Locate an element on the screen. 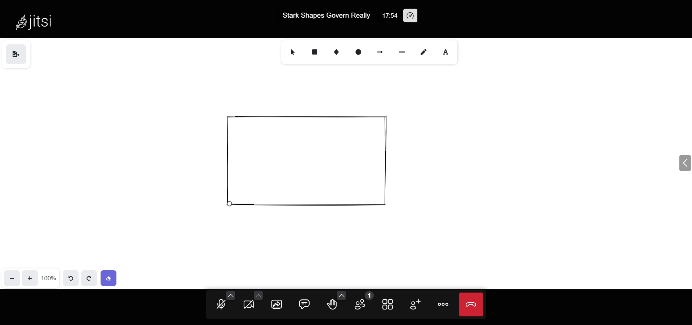 This screenshot has height=325, width=692. Jitsi is located at coordinates (37, 22).